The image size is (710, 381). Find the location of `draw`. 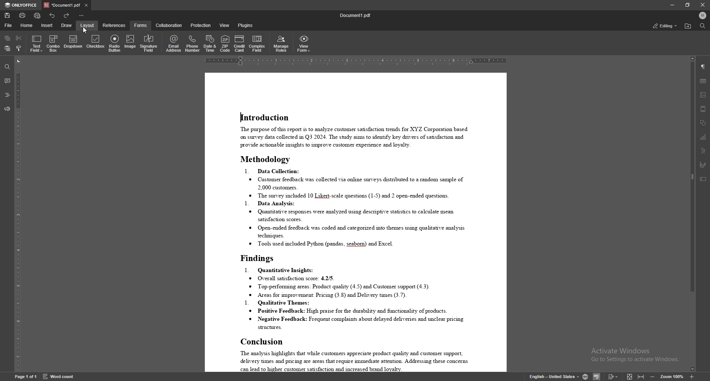

draw is located at coordinates (67, 25).